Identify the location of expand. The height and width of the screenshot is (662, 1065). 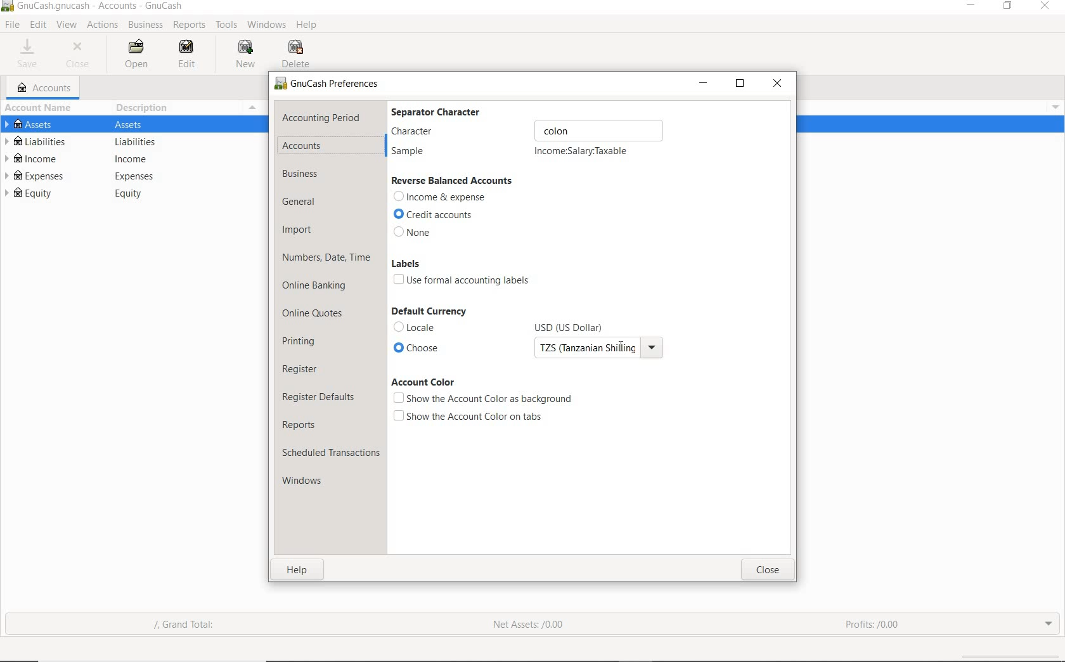
(1049, 624).